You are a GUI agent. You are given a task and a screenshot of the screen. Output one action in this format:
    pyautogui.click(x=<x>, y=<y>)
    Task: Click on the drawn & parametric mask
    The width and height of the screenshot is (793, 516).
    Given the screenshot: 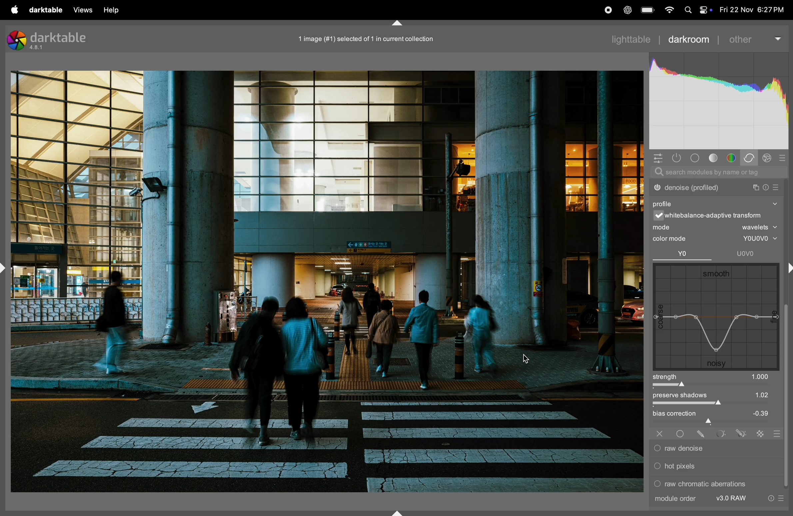 What is the action you would take?
    pyautogui.click(x=741, y=433)
    